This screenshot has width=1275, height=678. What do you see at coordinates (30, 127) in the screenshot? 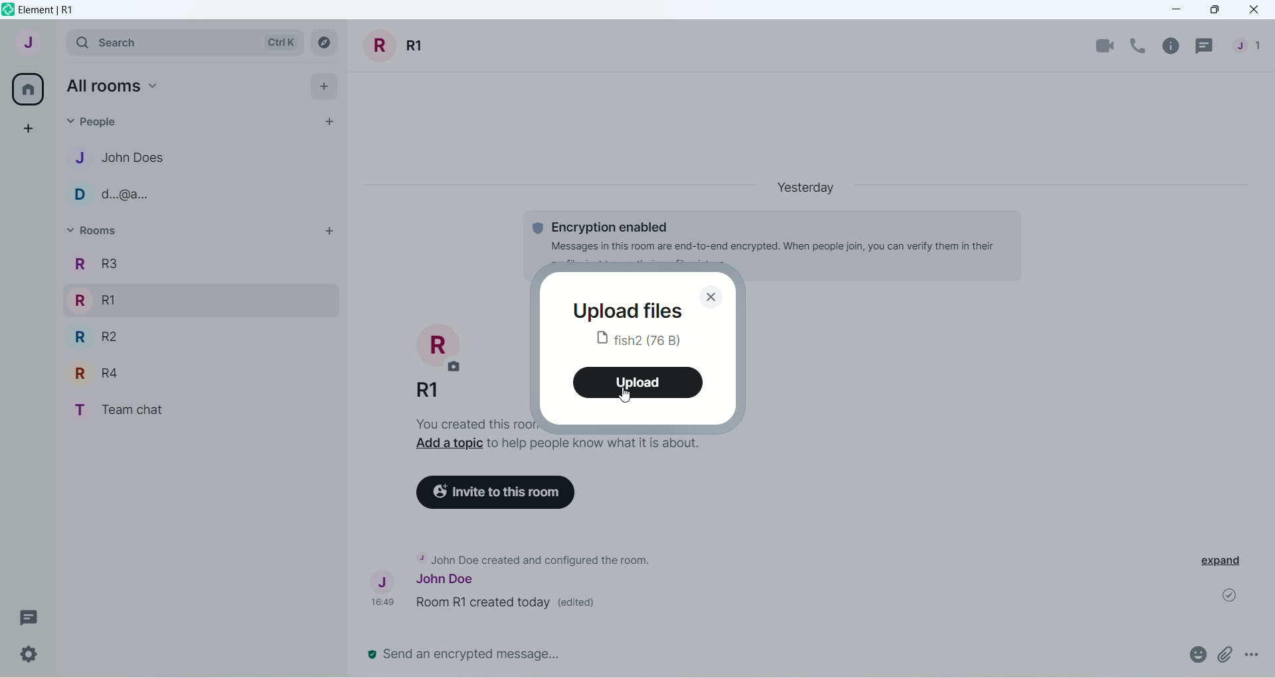
I see `create a space` at bounding box center [30, 127].